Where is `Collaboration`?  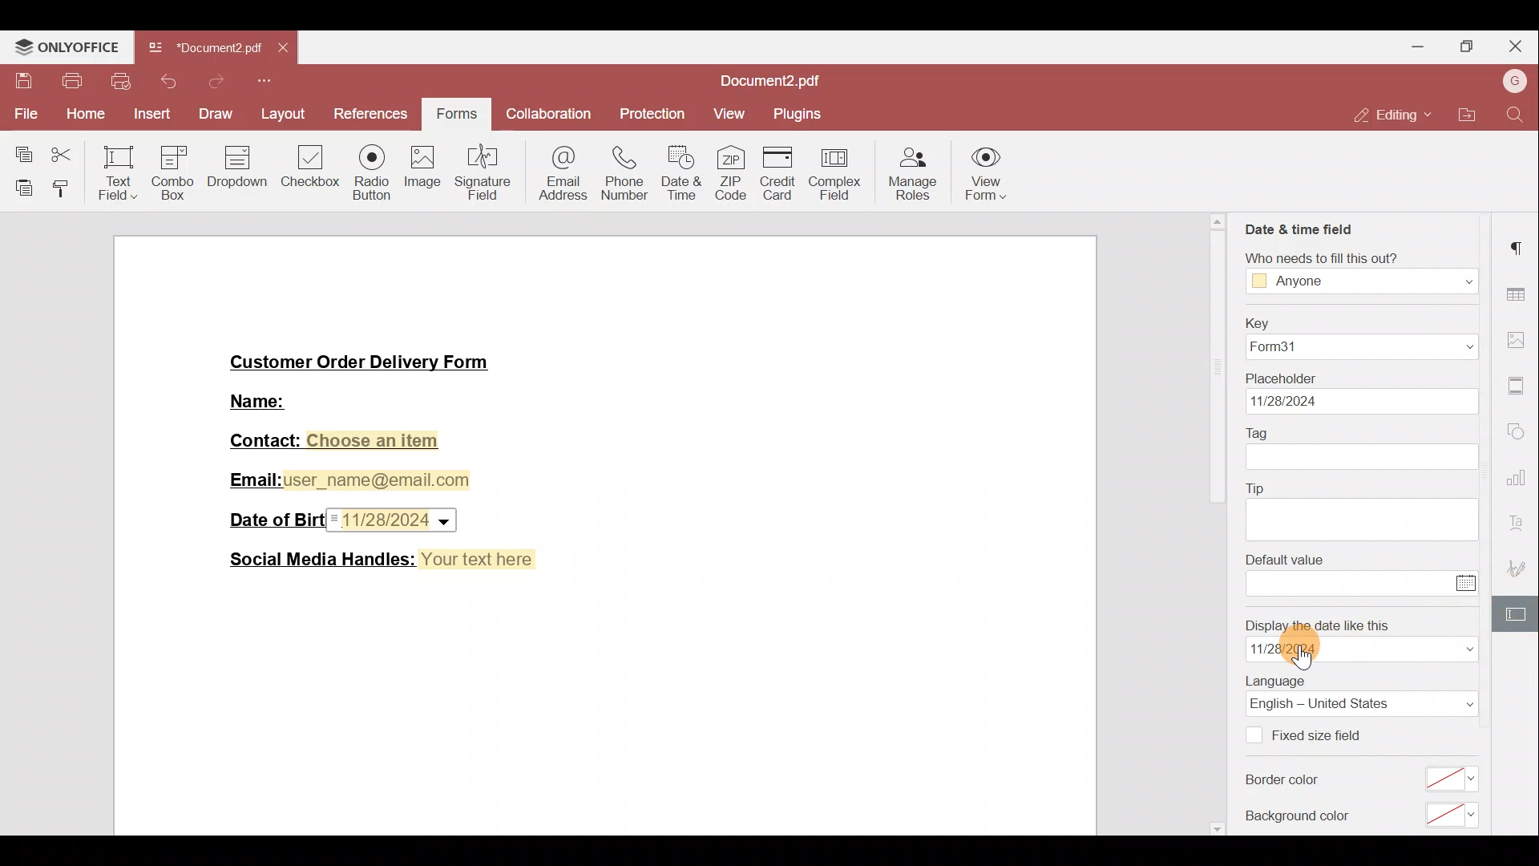
Collaboration is located at coordinates (546, 115).